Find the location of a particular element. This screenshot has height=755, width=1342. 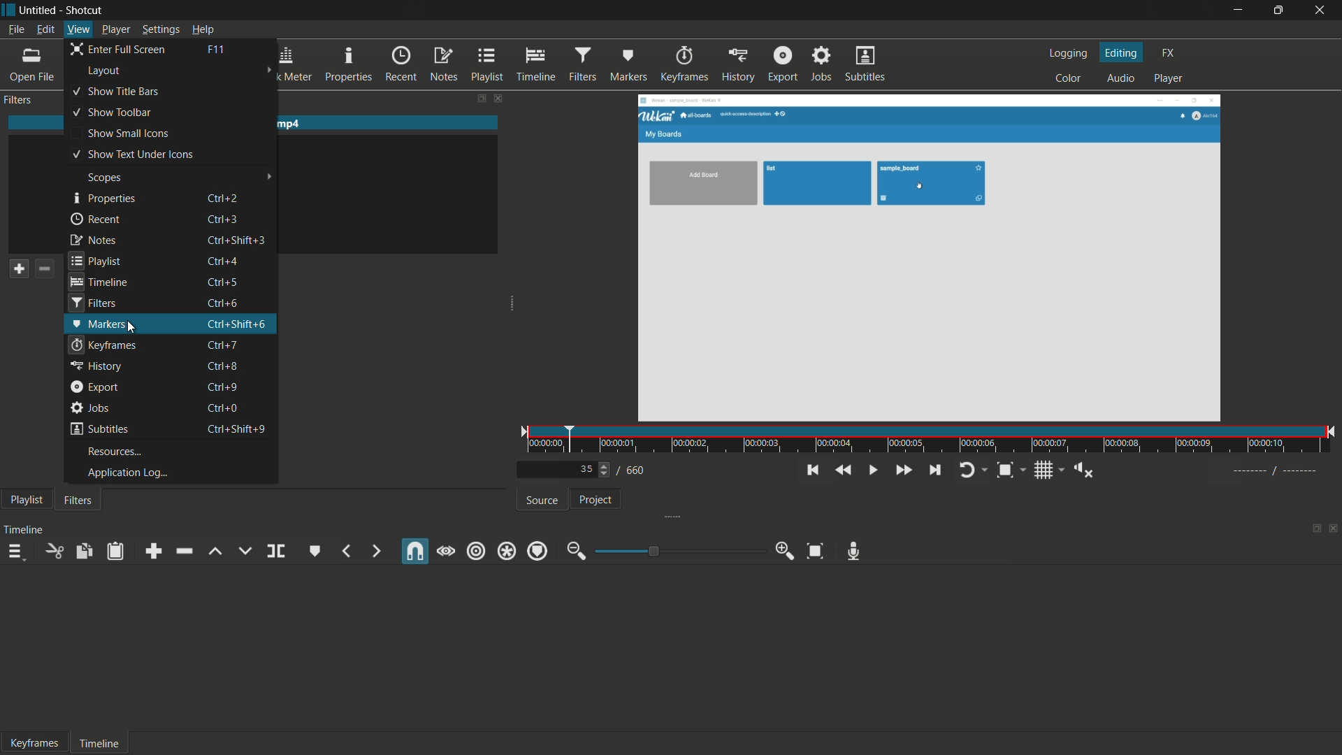

markers is located at coordinates (93, 324).